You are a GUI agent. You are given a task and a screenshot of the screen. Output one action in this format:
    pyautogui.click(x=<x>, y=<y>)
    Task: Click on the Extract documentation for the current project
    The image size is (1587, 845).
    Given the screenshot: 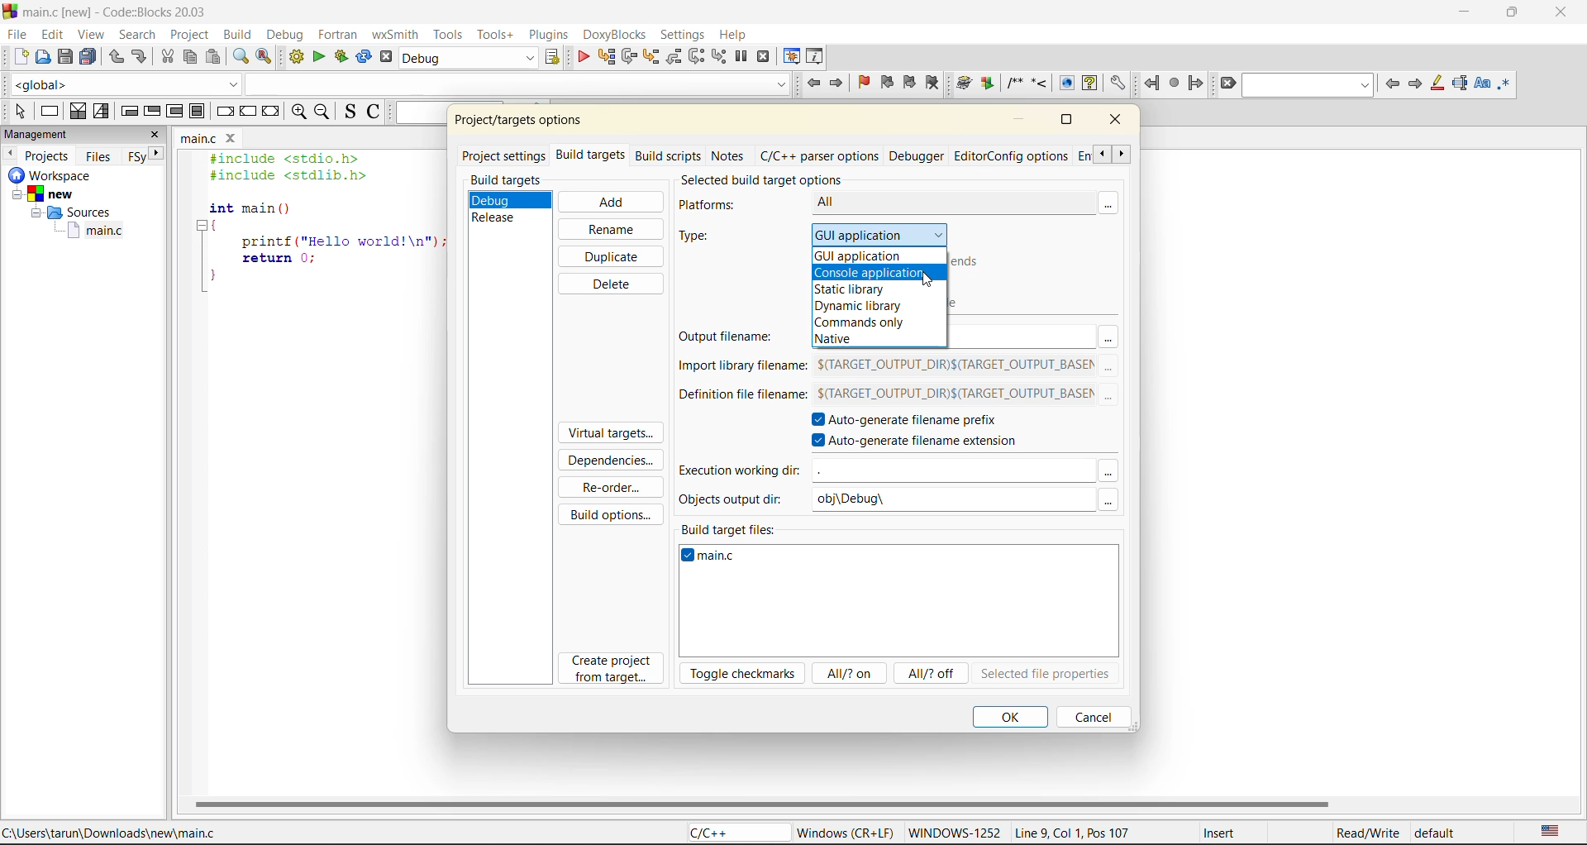 What is the action you would take?
    pyautogui.click(x=985, y=84)
    